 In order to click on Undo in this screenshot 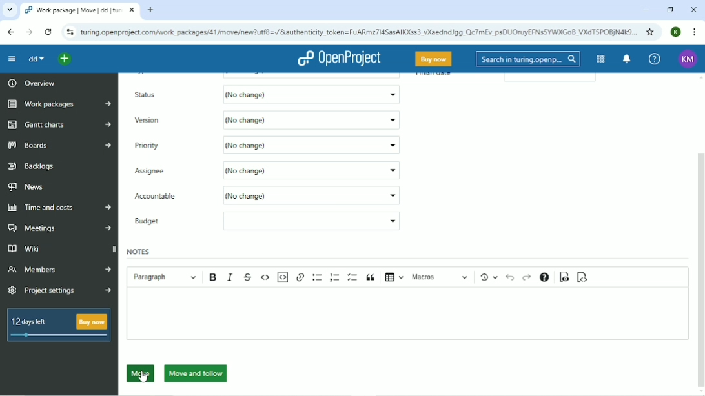, I will do `click(509, 277)`.